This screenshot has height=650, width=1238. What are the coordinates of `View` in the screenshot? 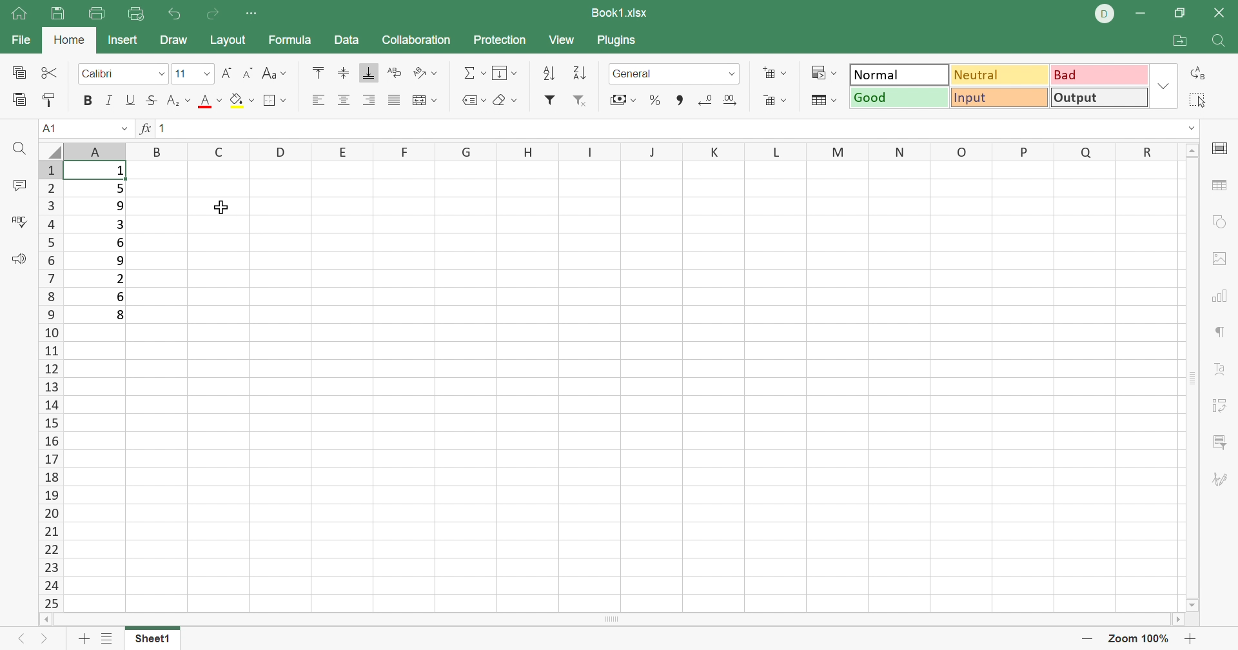 It's located at (561, 39).